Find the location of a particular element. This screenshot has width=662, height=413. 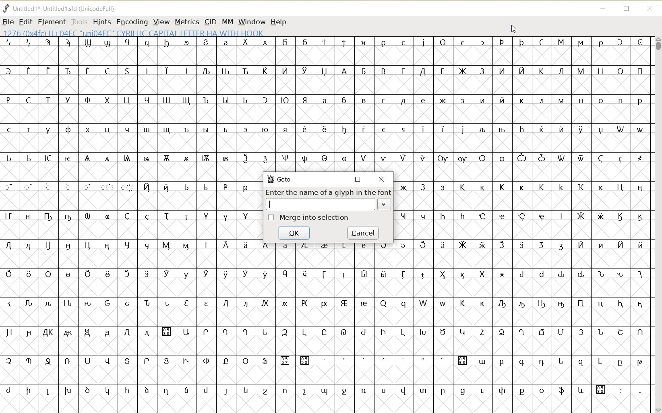

SCROLLBAR is located at coordinates (657, 224).